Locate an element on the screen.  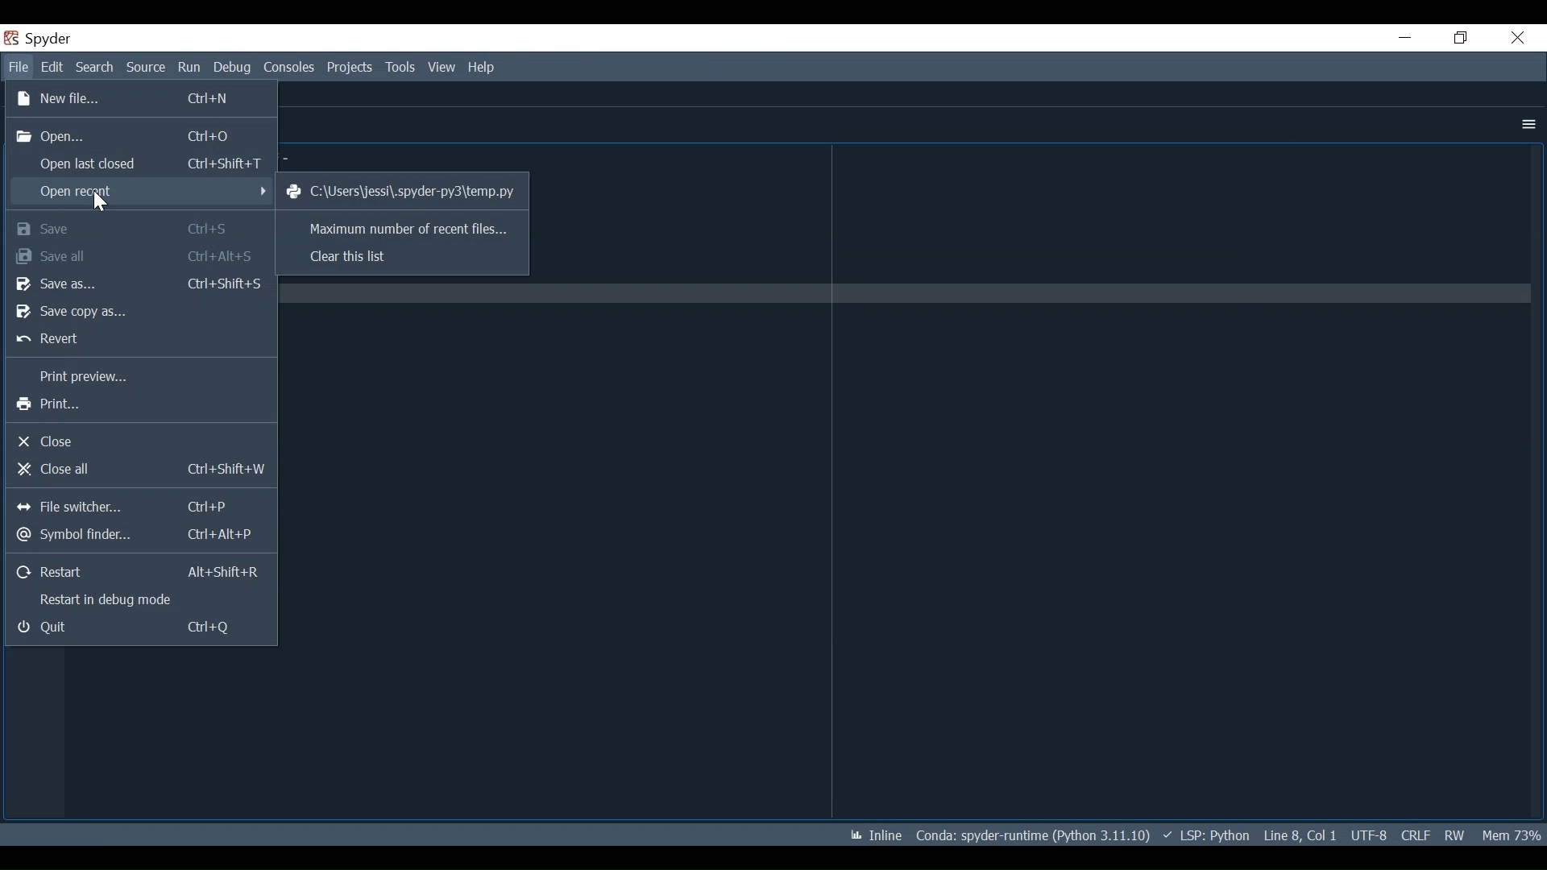
Edit is located at coordinates (52, 67).